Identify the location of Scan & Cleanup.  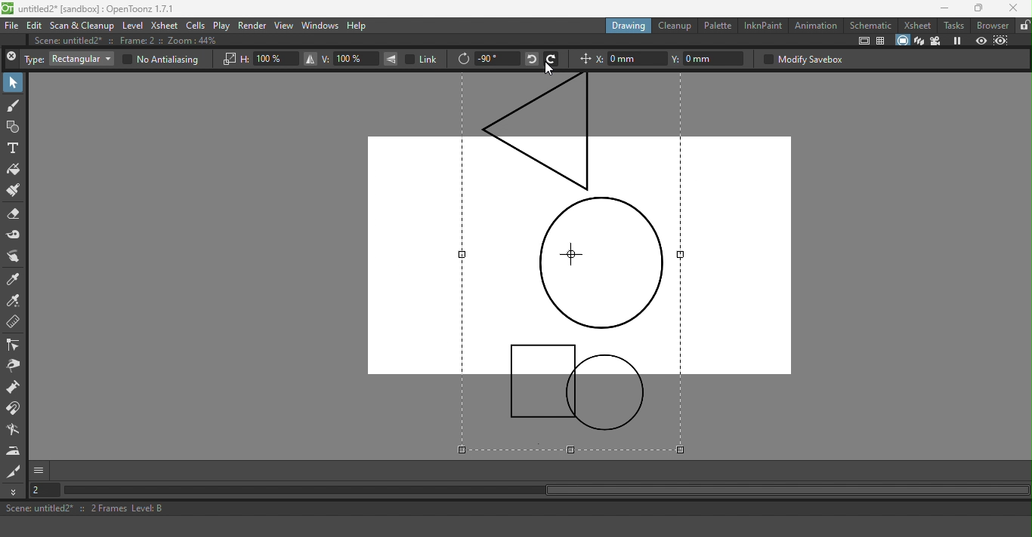
(82, 26).